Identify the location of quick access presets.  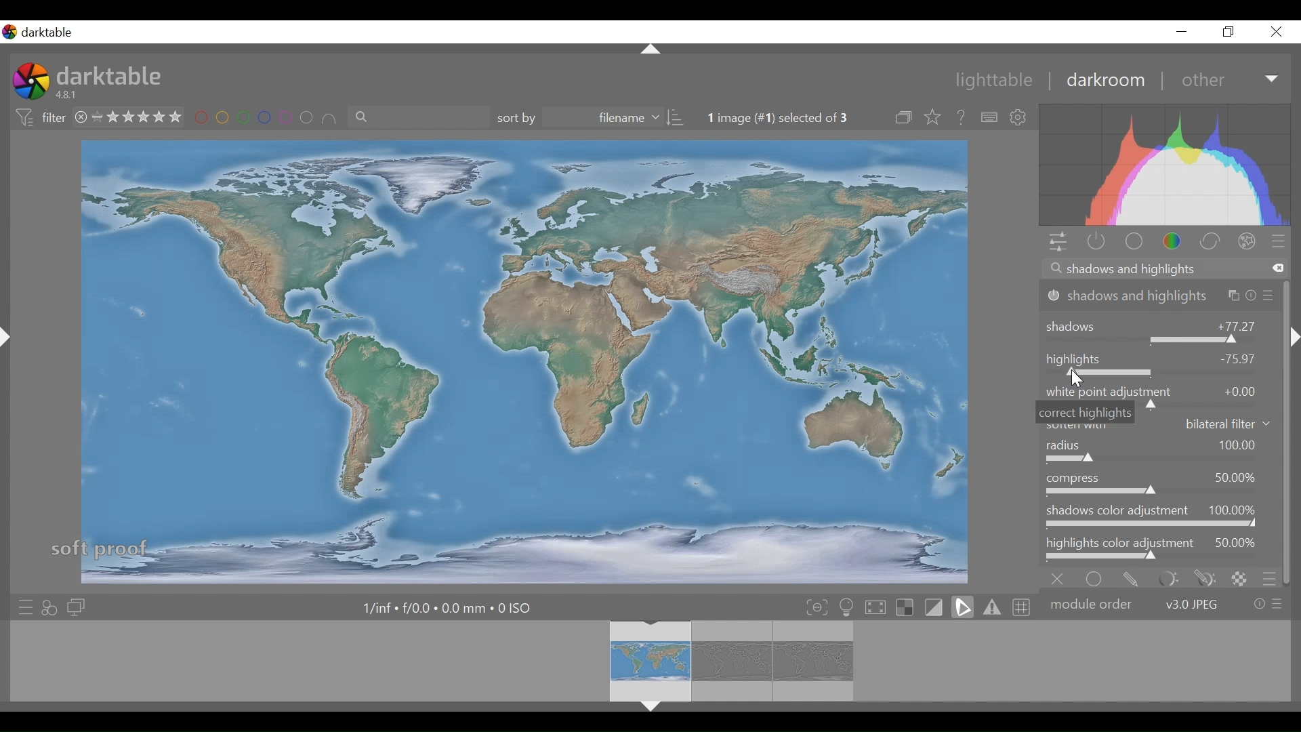
(22, 605).